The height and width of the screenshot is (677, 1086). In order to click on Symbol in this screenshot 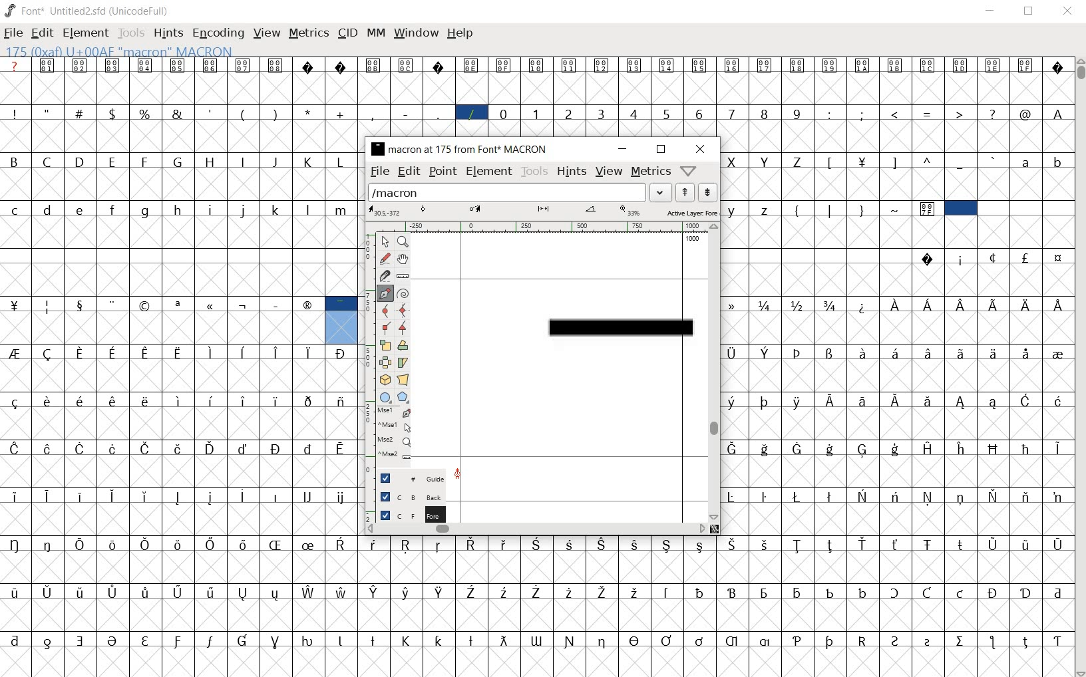, I will do `click(637, 543)`.